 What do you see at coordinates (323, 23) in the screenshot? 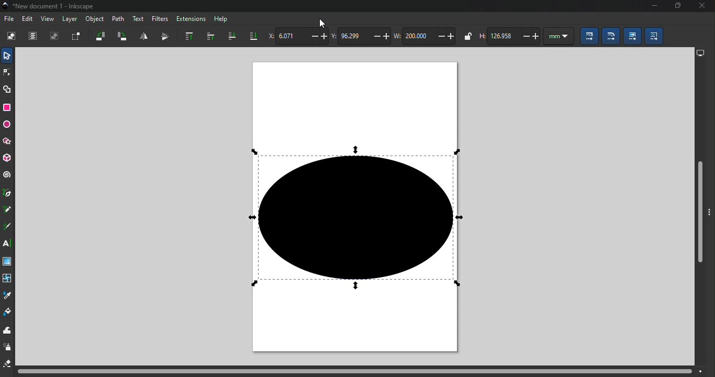
I see `Cursor` at bounding box center [323, 23].